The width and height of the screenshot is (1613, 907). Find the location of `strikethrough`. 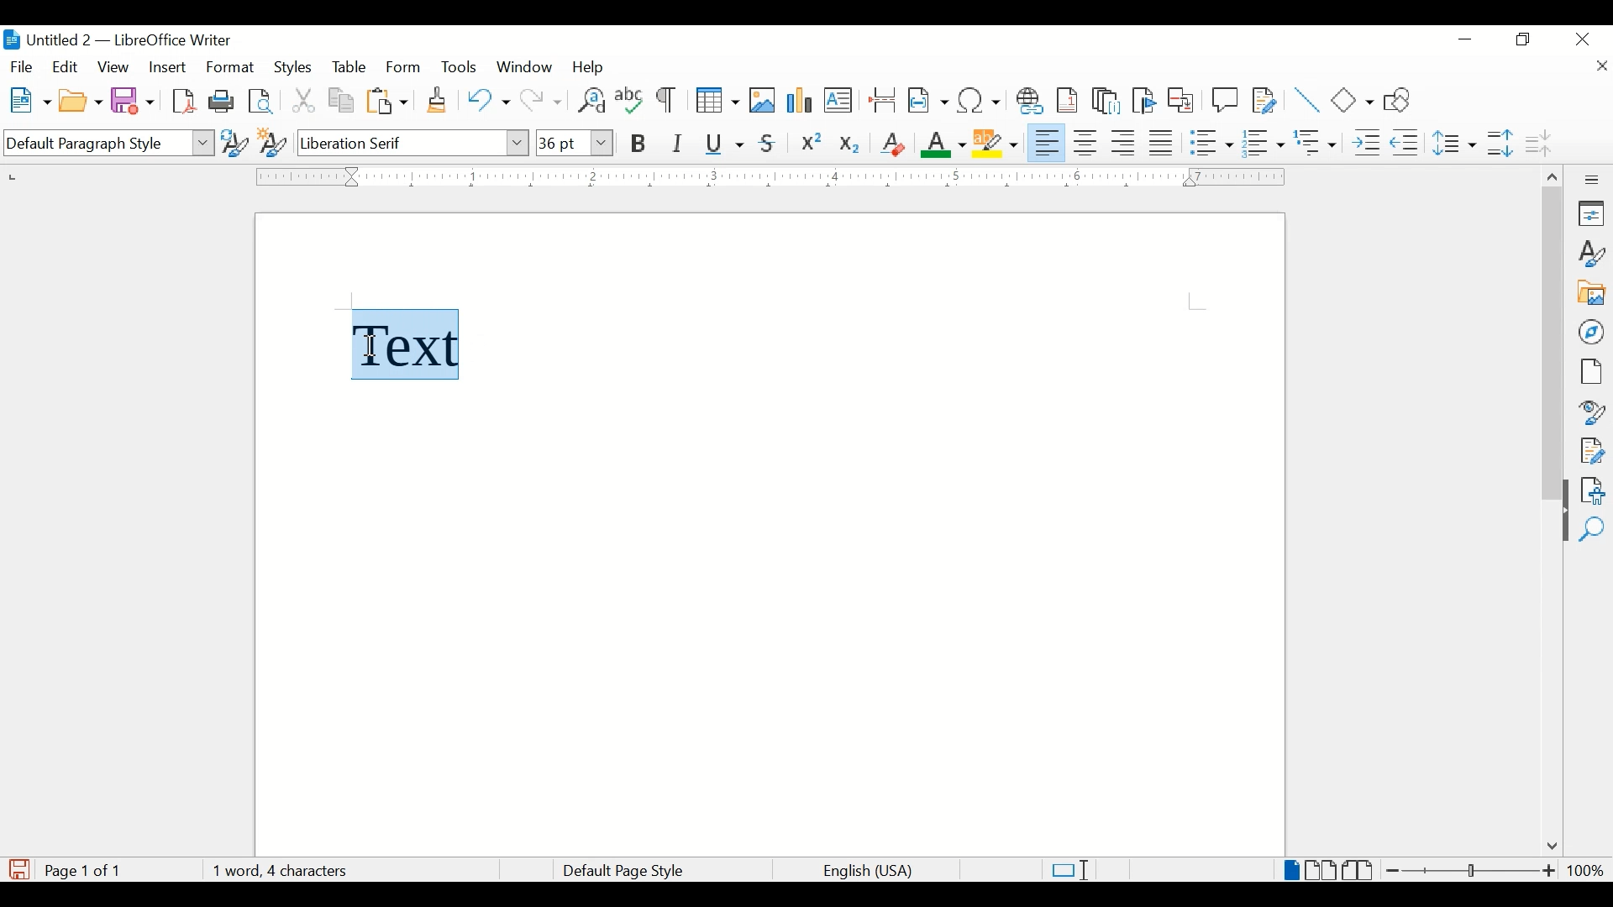

strikethrough is located at coordinates (768, 144).